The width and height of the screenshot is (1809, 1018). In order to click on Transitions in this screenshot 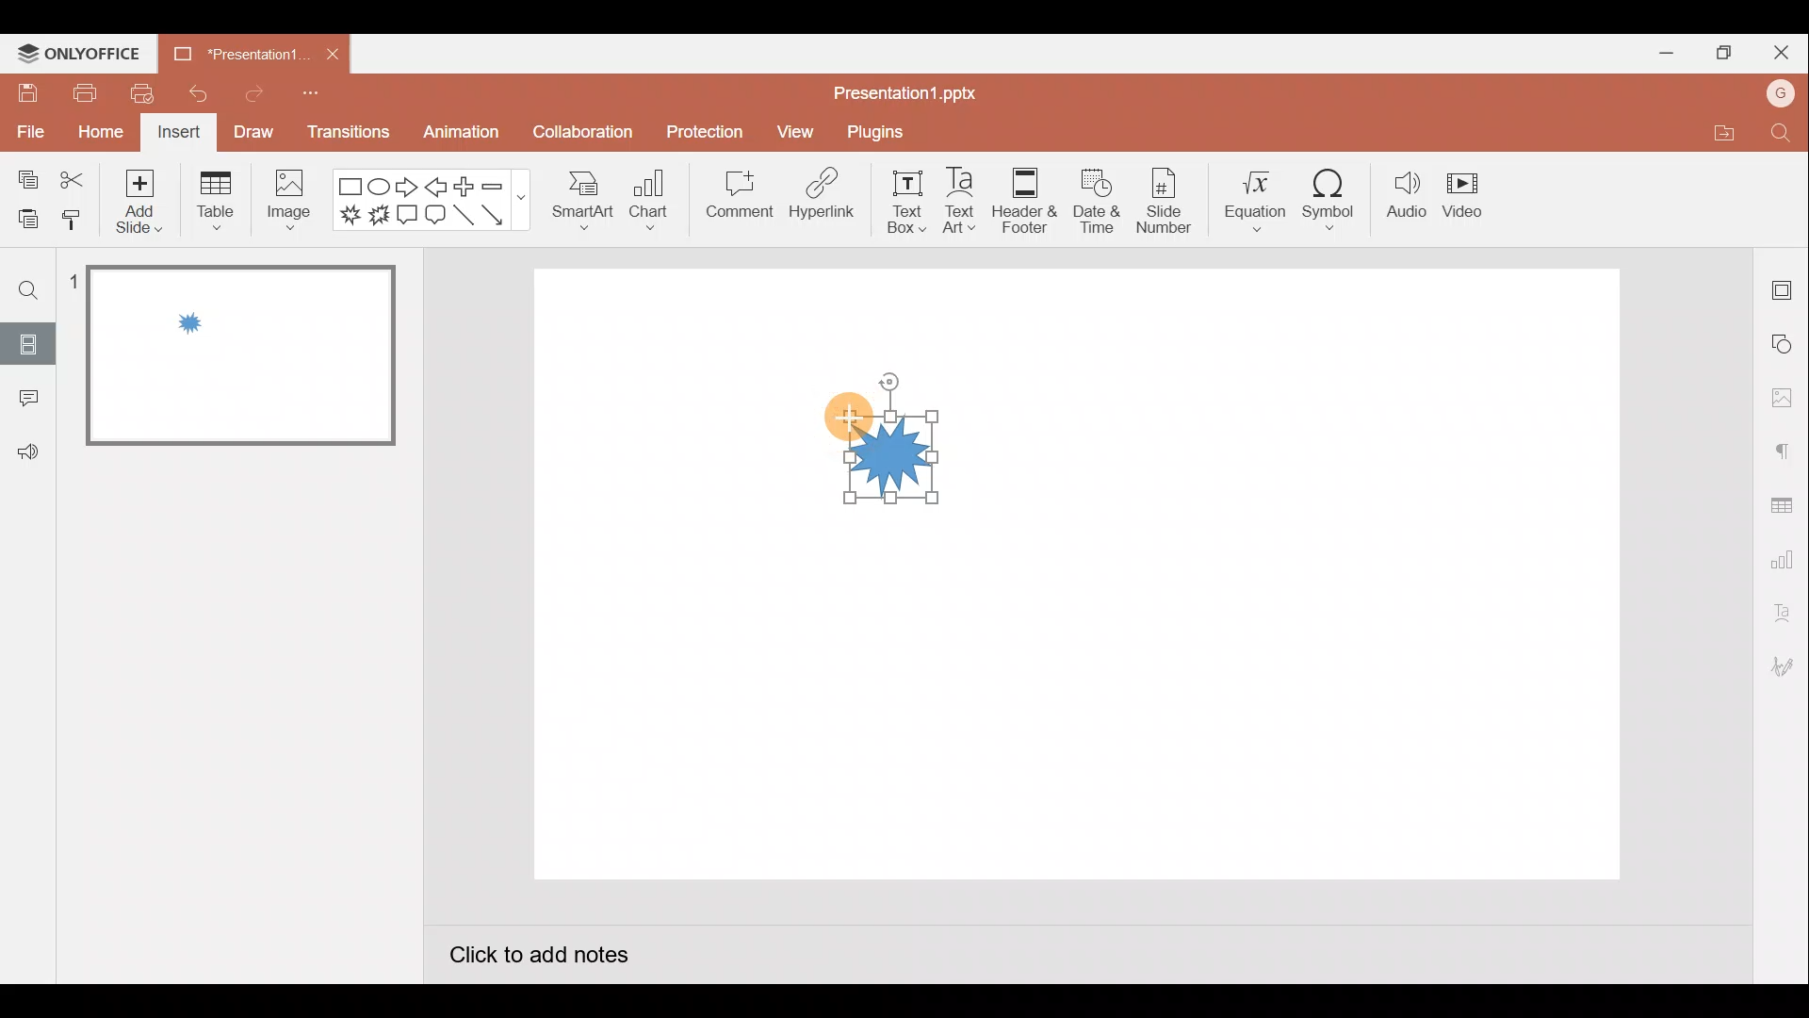, I will do `click(345, 132)`.